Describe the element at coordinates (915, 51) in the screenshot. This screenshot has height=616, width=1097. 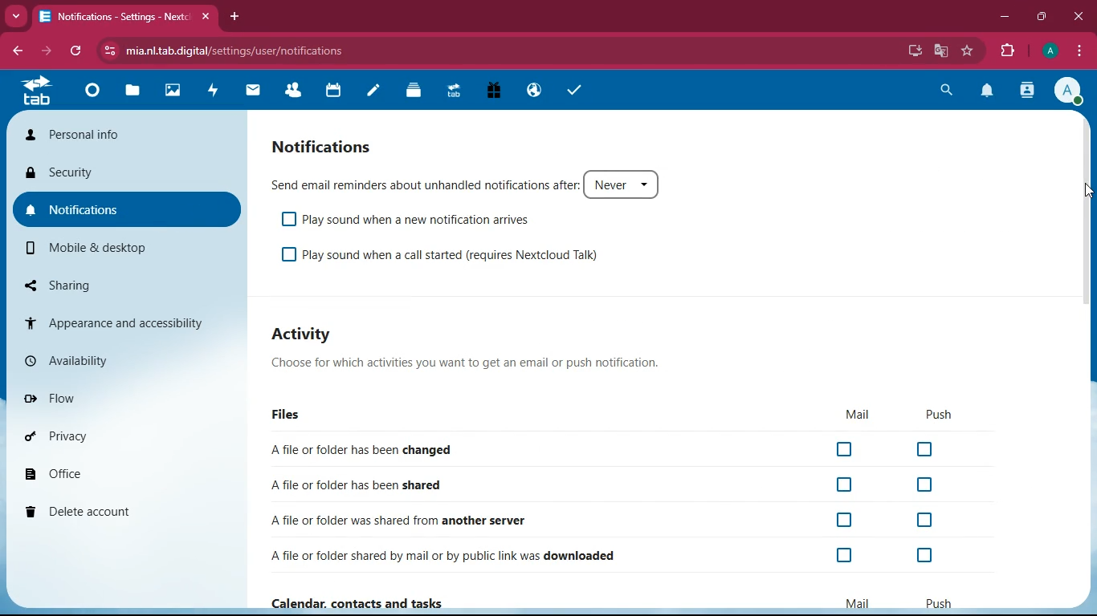
I see `install app` at that location.